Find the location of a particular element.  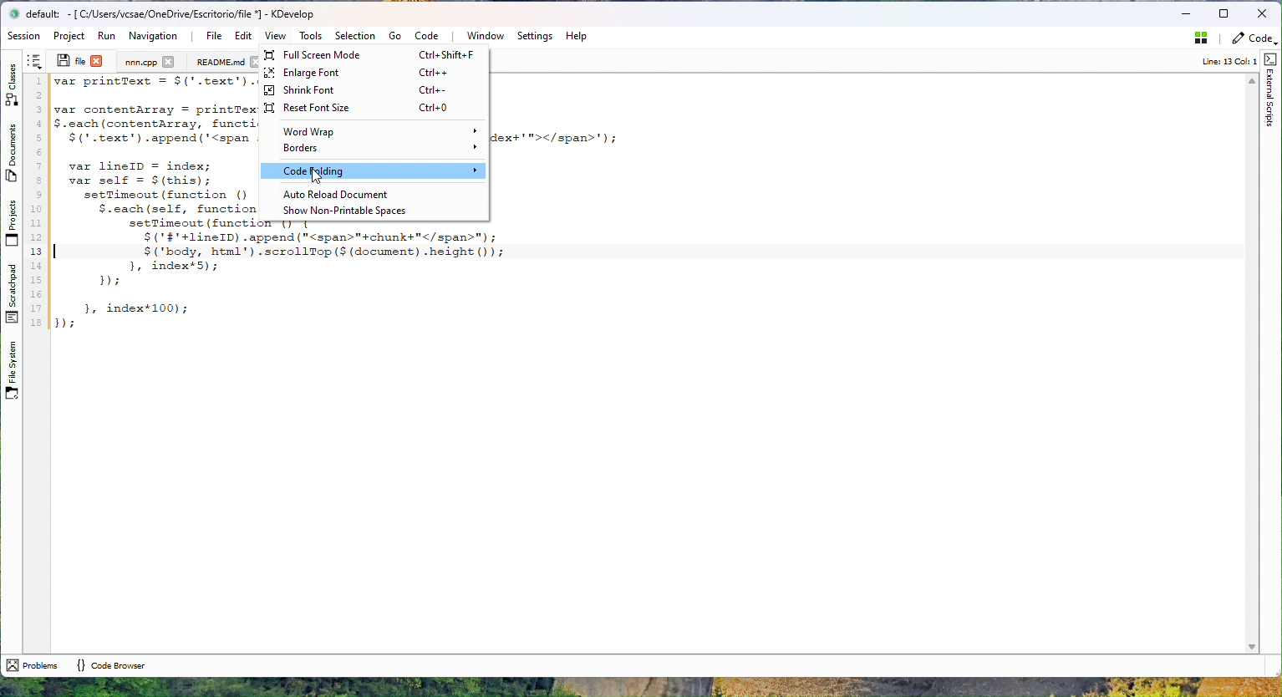

File is located at coordinates (213, 36).